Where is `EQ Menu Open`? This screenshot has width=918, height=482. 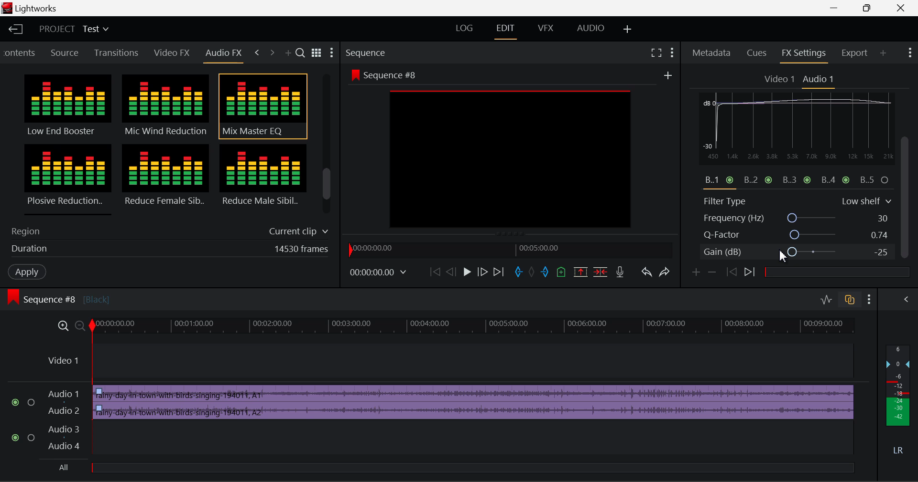 EQ Menu Open is located at coordinates (709, 99).